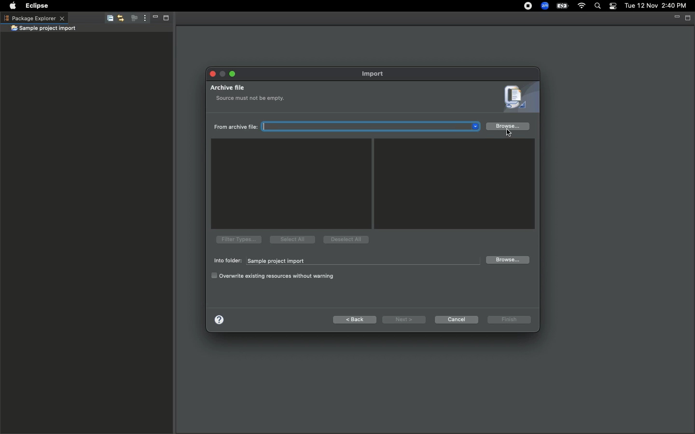 This screenshot has width=695, height=434. Describe the element at coordinates (232, 73) in the screenshot. I see `maximize` at that location.